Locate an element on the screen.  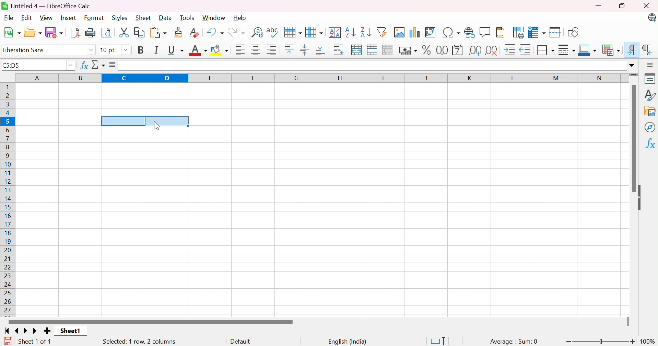
Open is located at coordinates (33, 32).